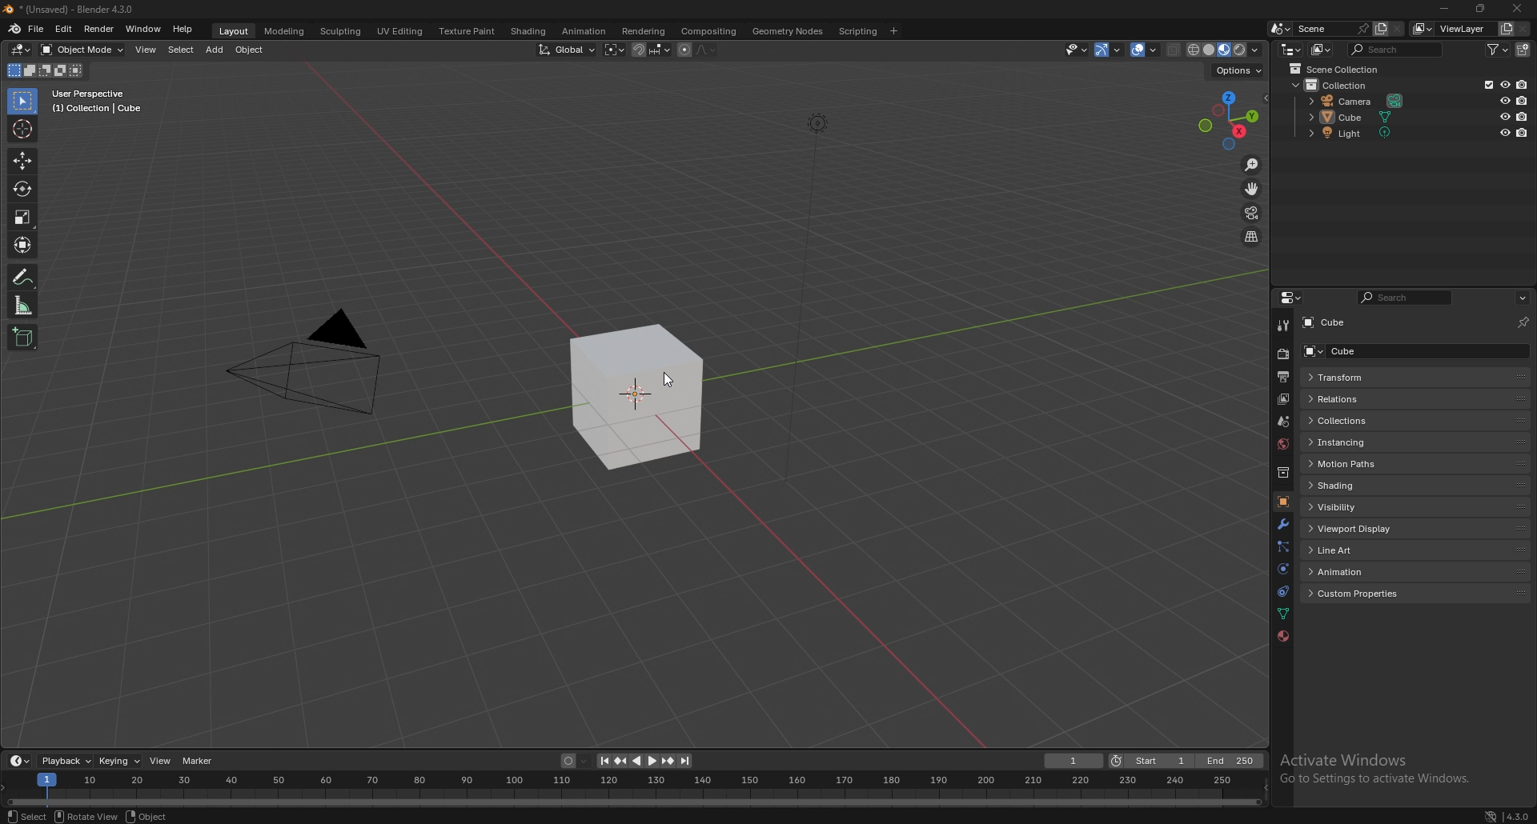 This screenshot has height=824, width=1537. What do you see at coordinates (1379, 28) in the screenshot?
I see `add scene` at bounding box center [1379, 28].